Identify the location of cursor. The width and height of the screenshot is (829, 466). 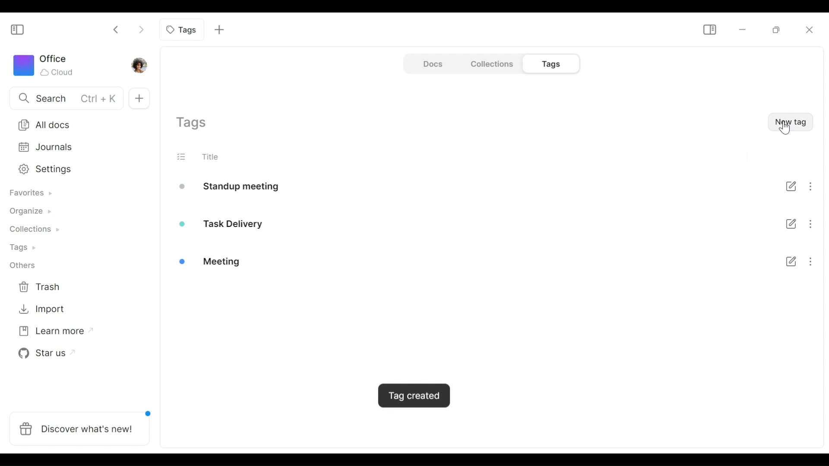
(785, 132).